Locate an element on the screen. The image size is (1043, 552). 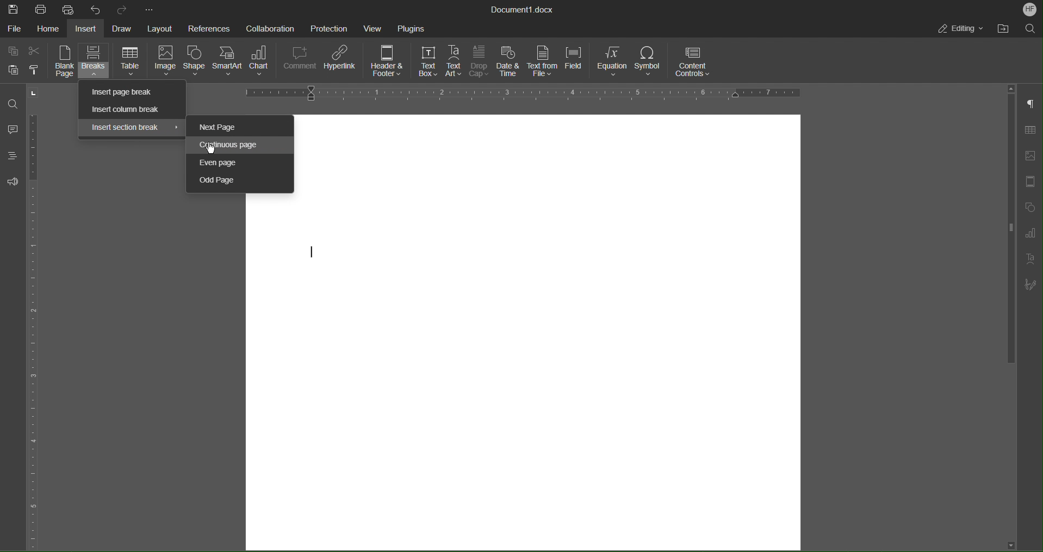
Search is located at coordinates (1033, 29).